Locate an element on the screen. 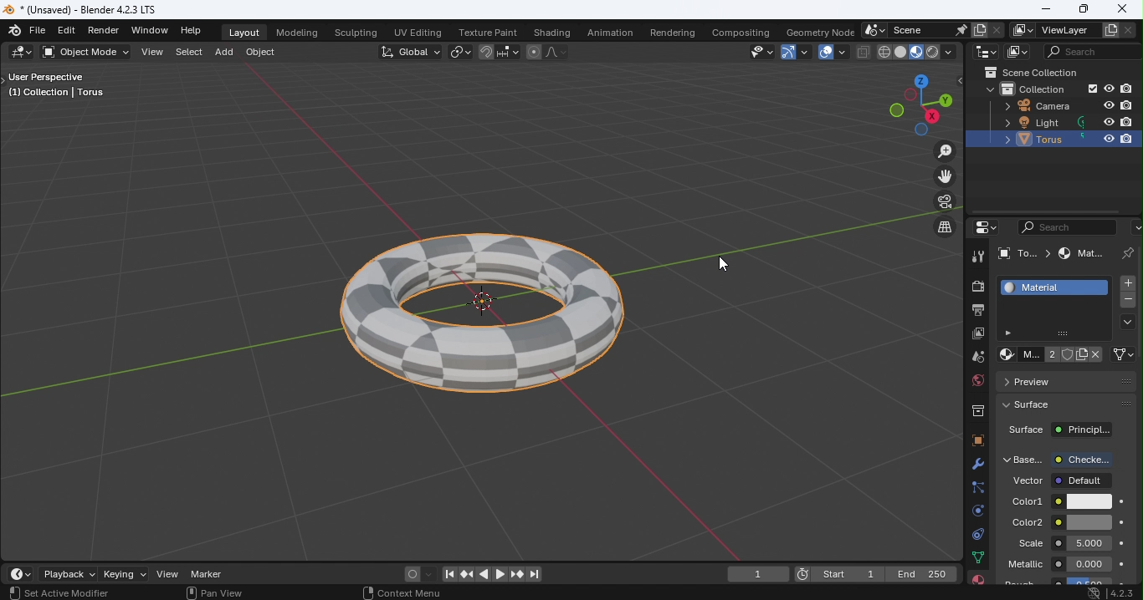  Object is located at coordinates (976, 439).